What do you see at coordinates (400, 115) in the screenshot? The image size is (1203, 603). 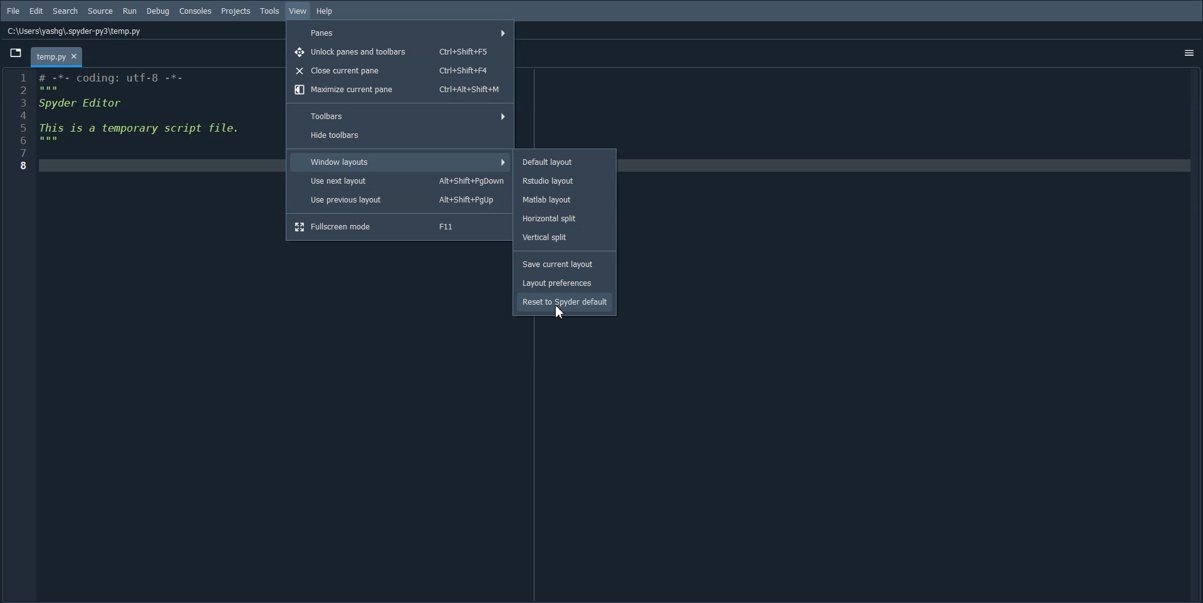 I see `Toolbars` at bounding box center [400, 115].